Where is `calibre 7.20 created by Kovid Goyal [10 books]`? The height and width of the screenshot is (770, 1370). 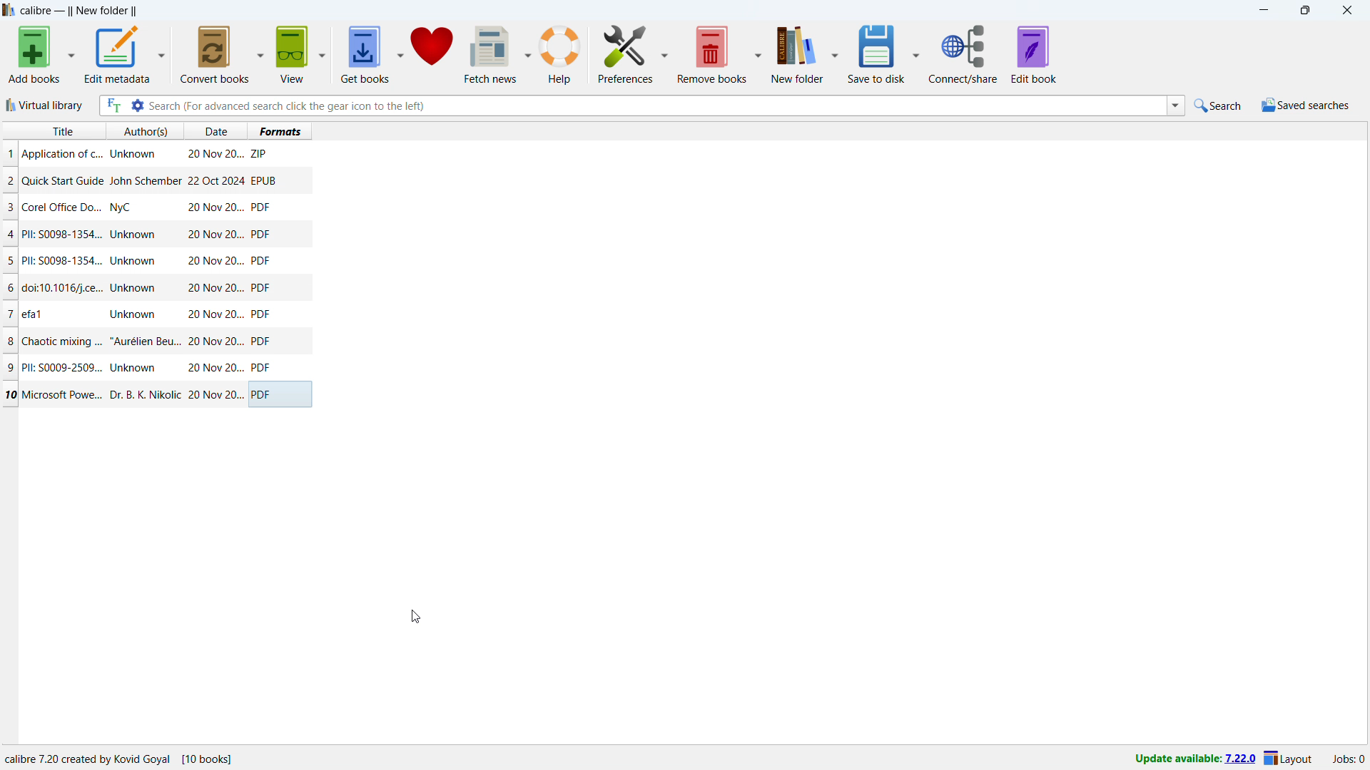
calibre 7.20 created by Kovid Goyal [10 books] is located at coordinates (119, 759).